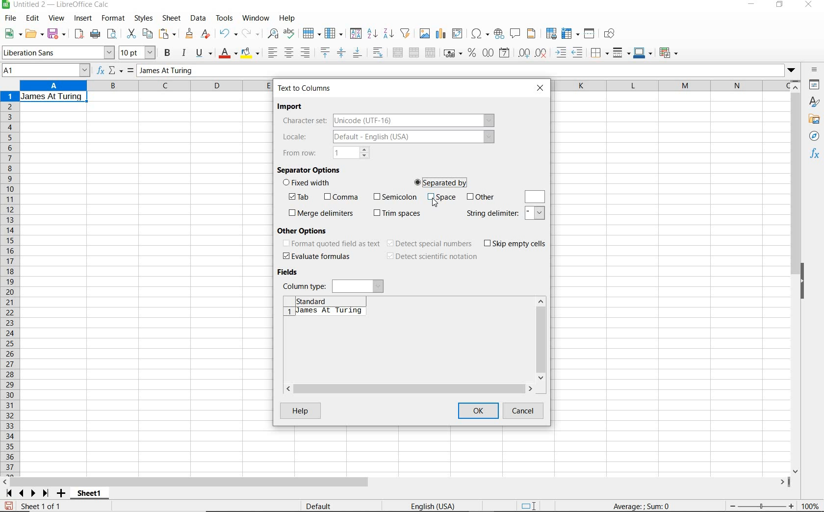 Image resolution: width=824 pixels, height=512 pixels. I want to click on font color dark, so click(229, 53).